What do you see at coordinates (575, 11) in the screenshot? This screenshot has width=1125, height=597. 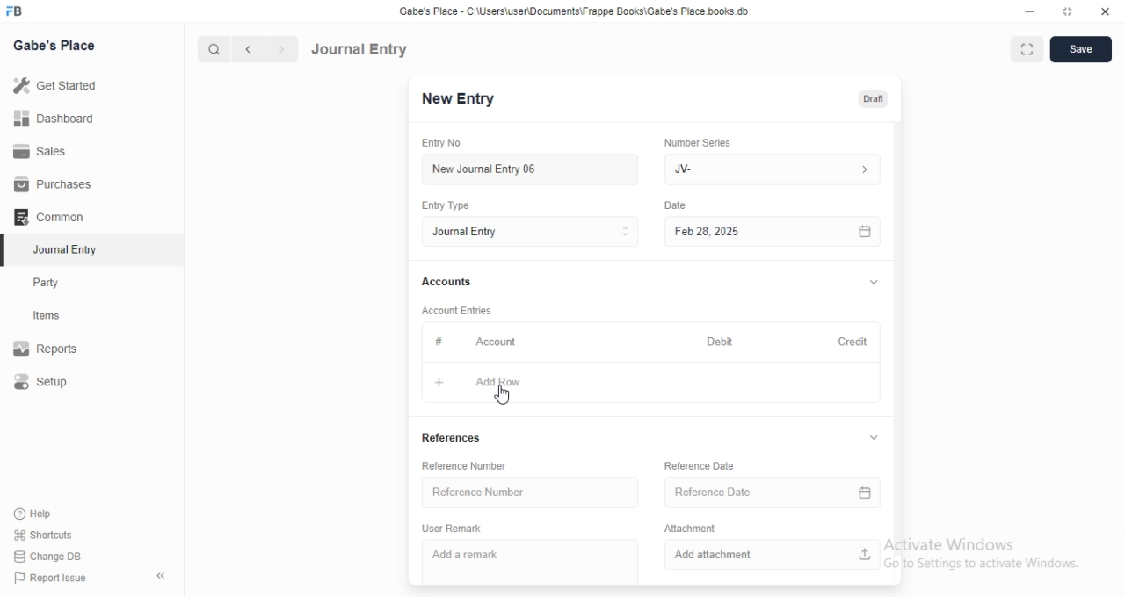 I see `Gabe's Place - C\Users\userDocuments Frappe Books\Gabe's Place books db.` at bounding box center [575, 11].